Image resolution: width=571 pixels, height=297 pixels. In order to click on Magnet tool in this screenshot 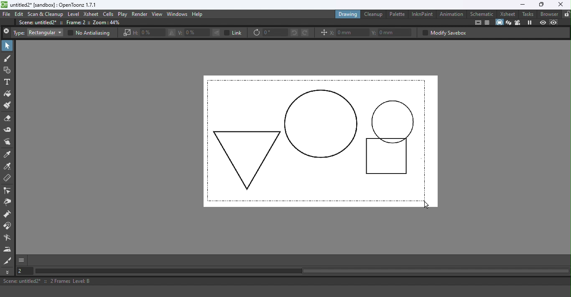, I will do `click(8, 227)`.